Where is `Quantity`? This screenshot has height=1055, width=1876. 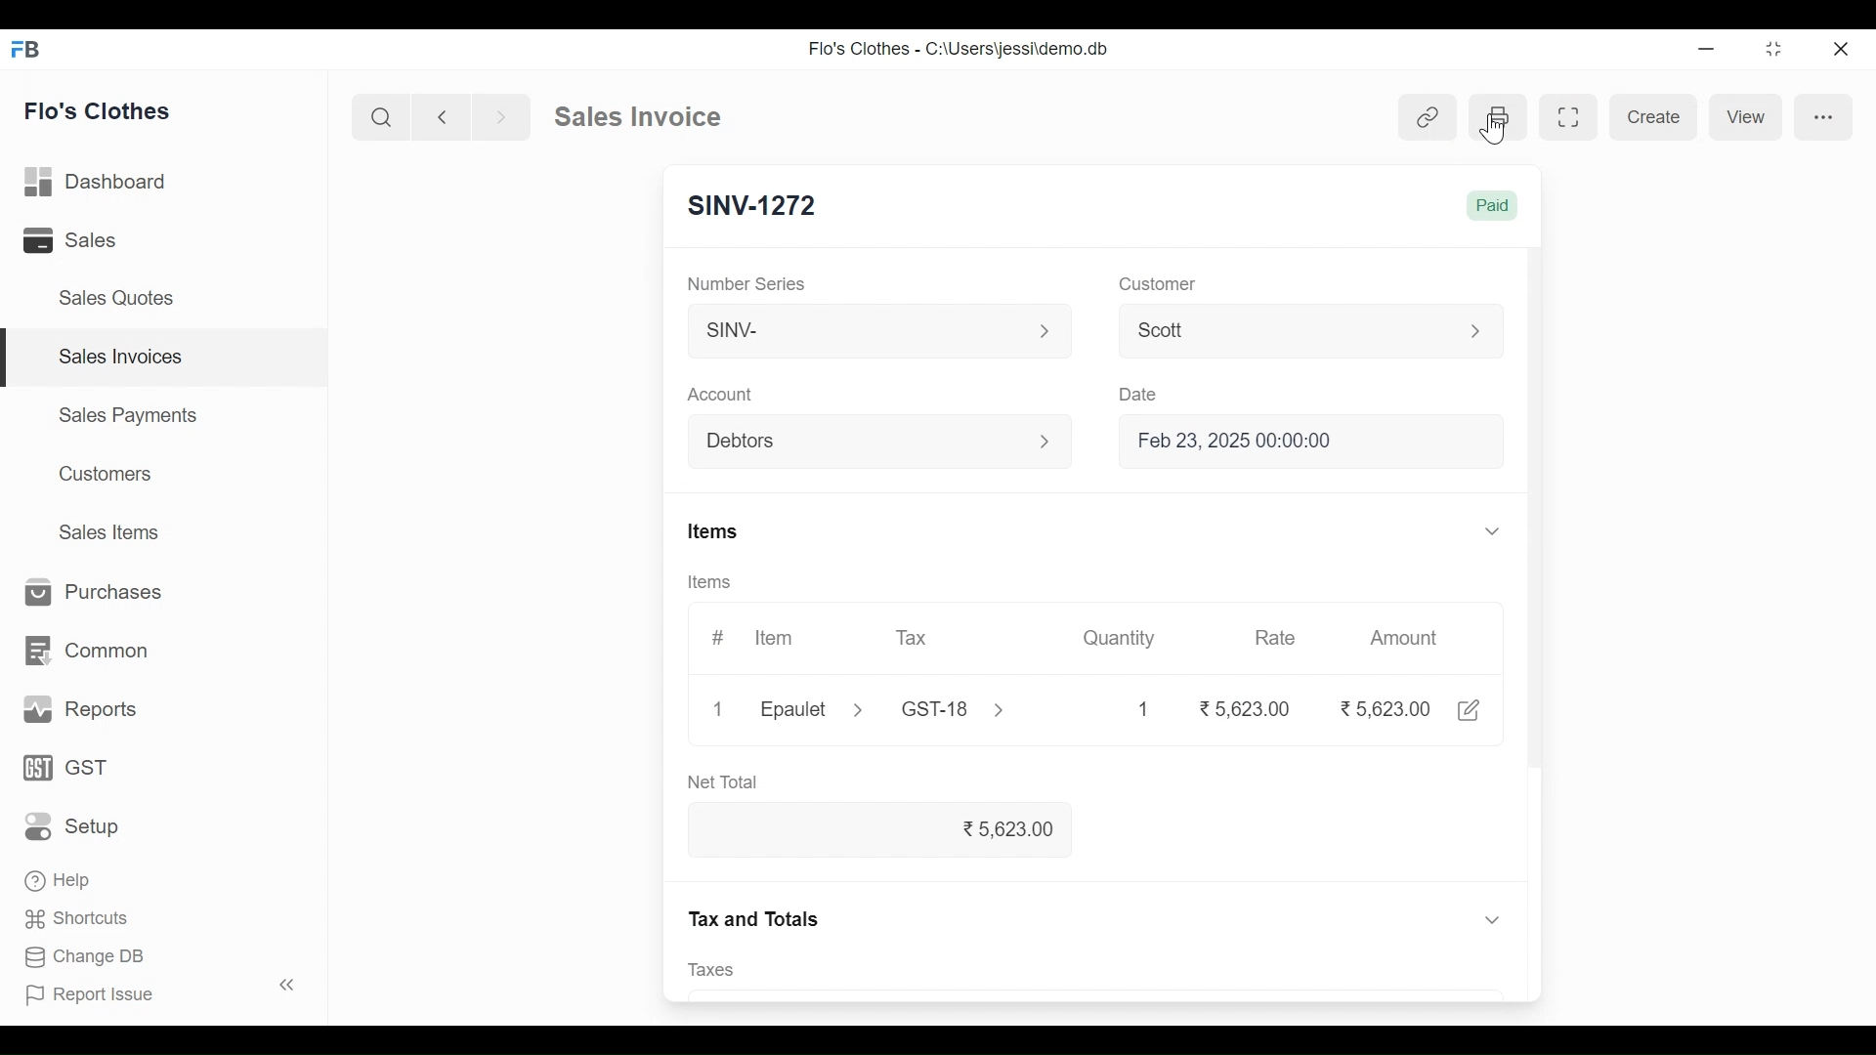
Quantity is located at coordinates (1123, 640).